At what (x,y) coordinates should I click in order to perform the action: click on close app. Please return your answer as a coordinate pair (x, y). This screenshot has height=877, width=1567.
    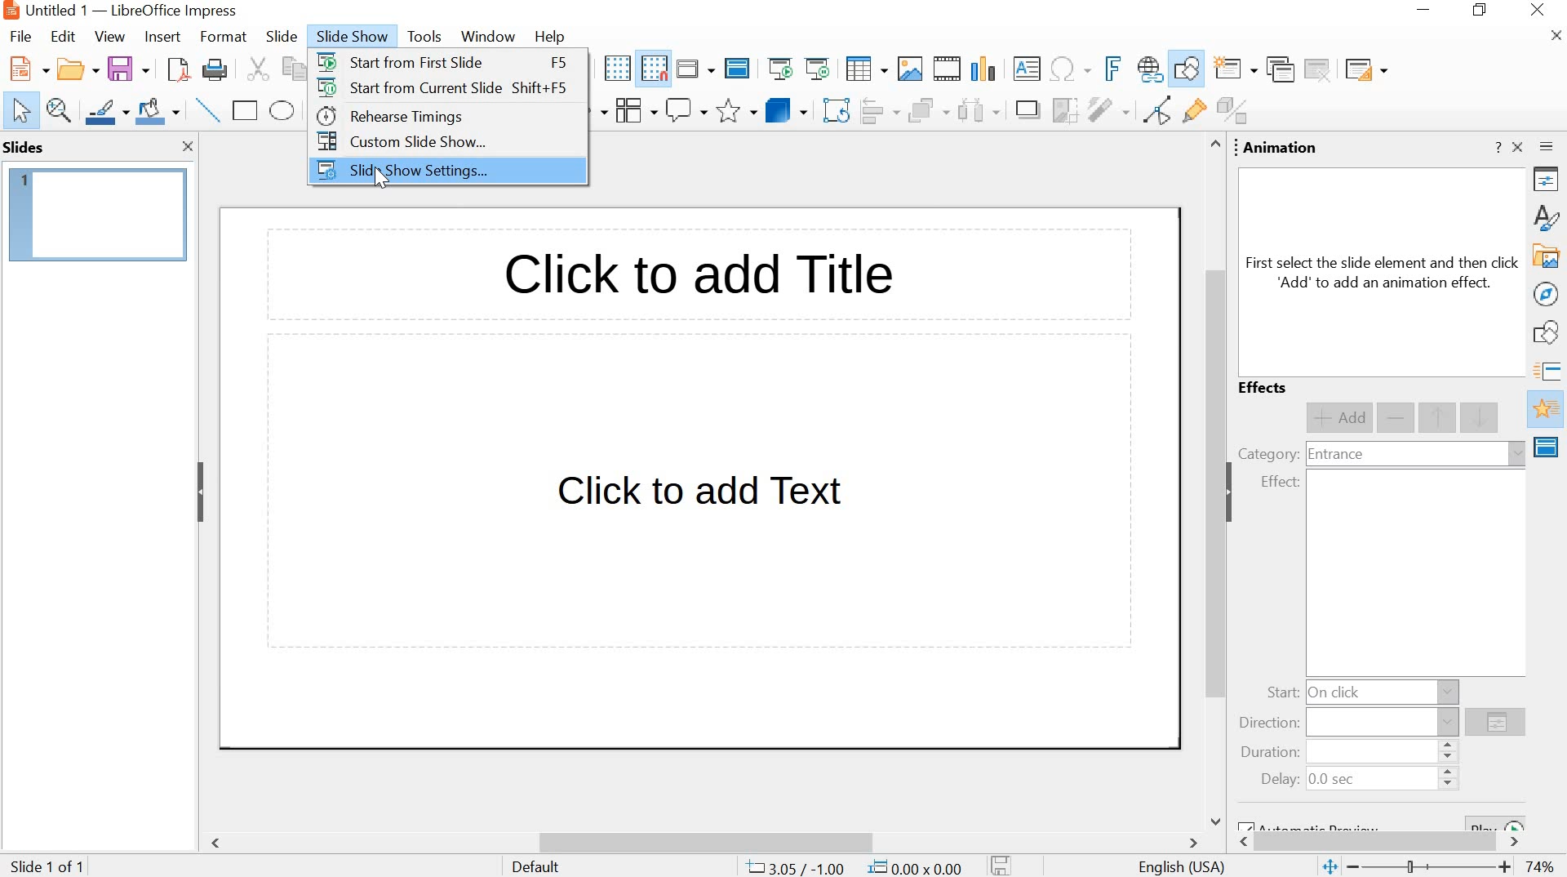
    Looking at the image, I should click on (1539, 11).